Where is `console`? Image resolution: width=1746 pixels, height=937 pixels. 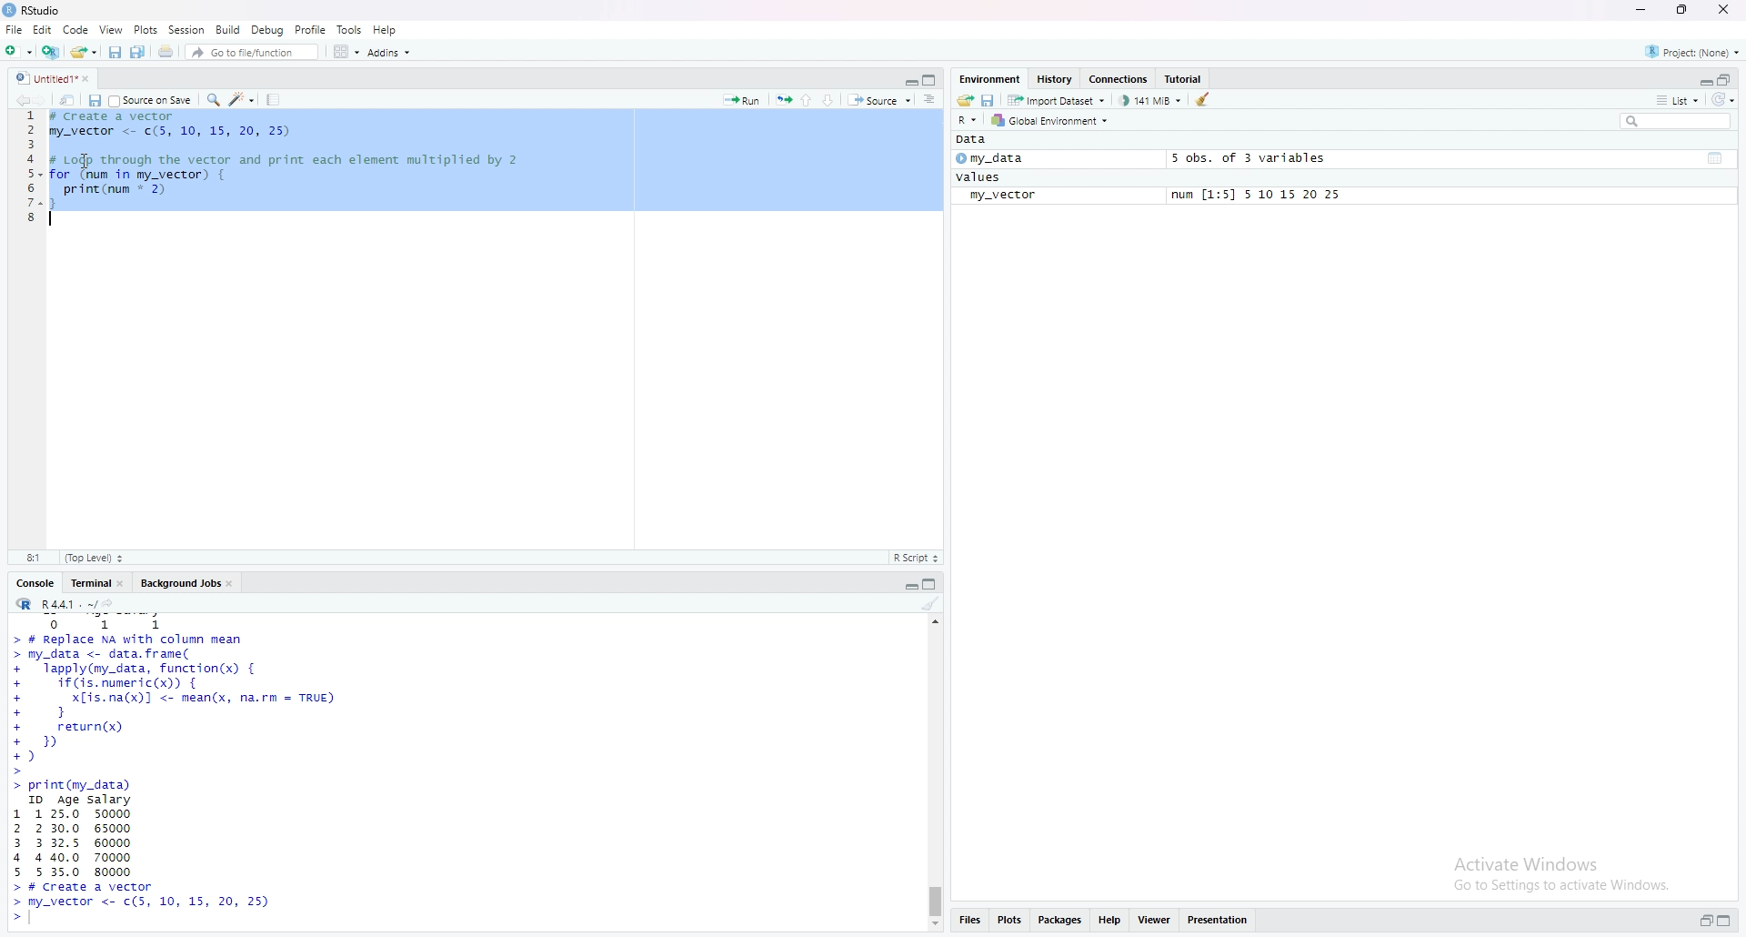
console is located at coordinates (36, 583).